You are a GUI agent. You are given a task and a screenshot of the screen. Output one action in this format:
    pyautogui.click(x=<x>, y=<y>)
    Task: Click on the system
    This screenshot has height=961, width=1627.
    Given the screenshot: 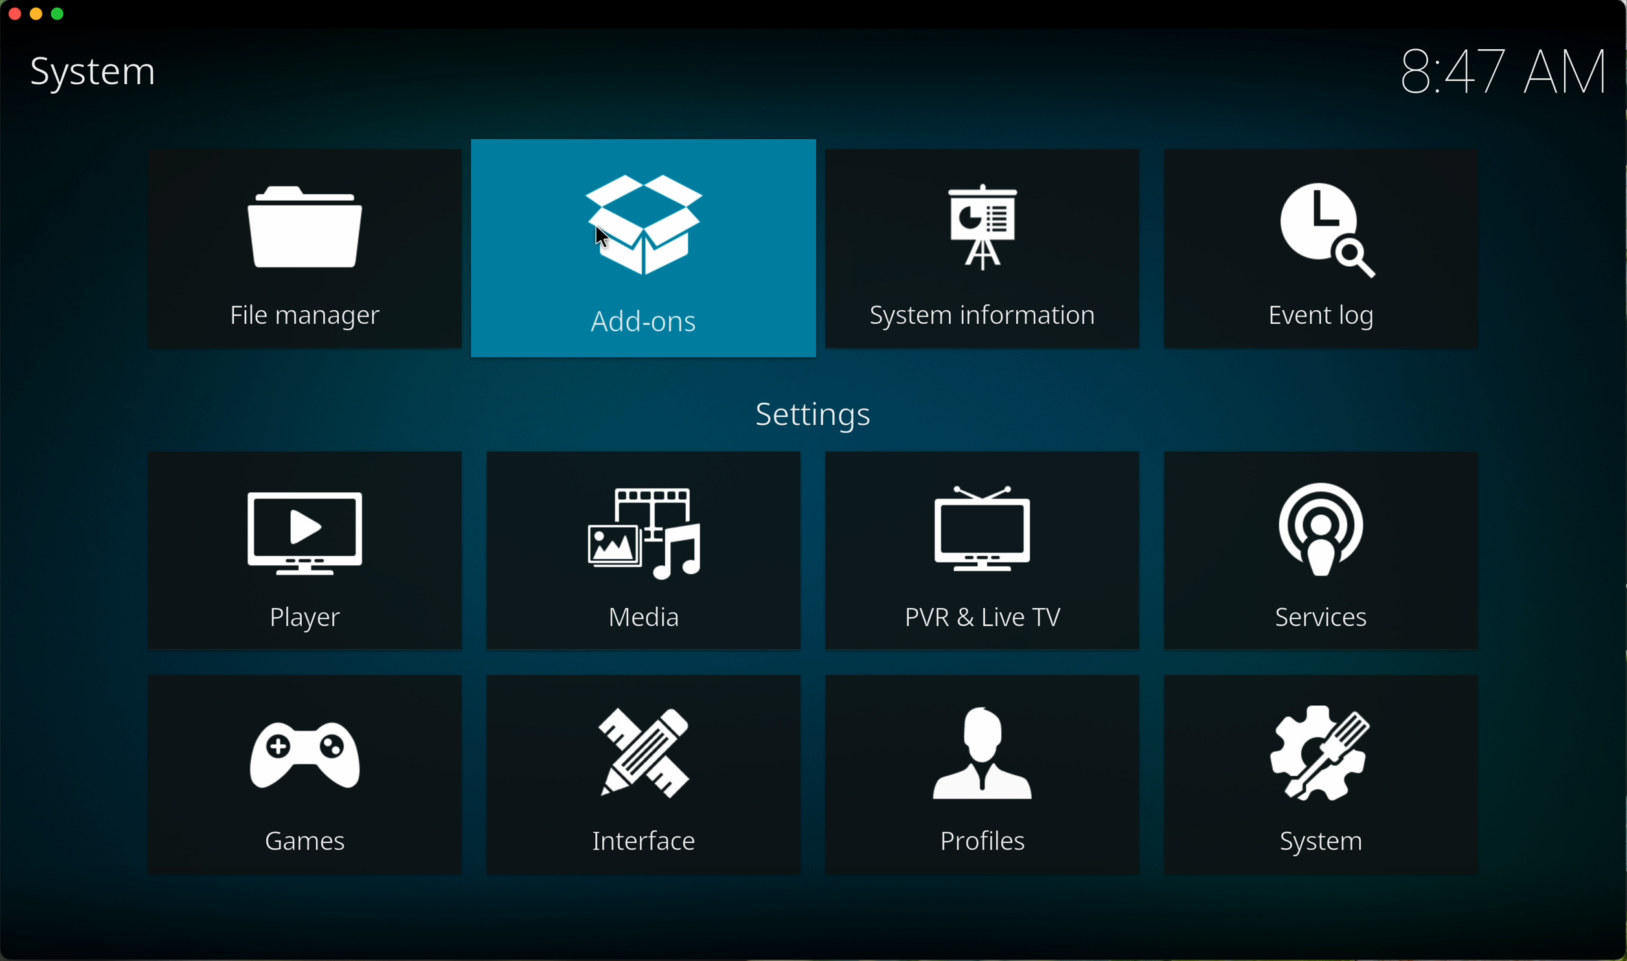 What is the action you would take?
    pyautogui.click(x=91, y=75)
    